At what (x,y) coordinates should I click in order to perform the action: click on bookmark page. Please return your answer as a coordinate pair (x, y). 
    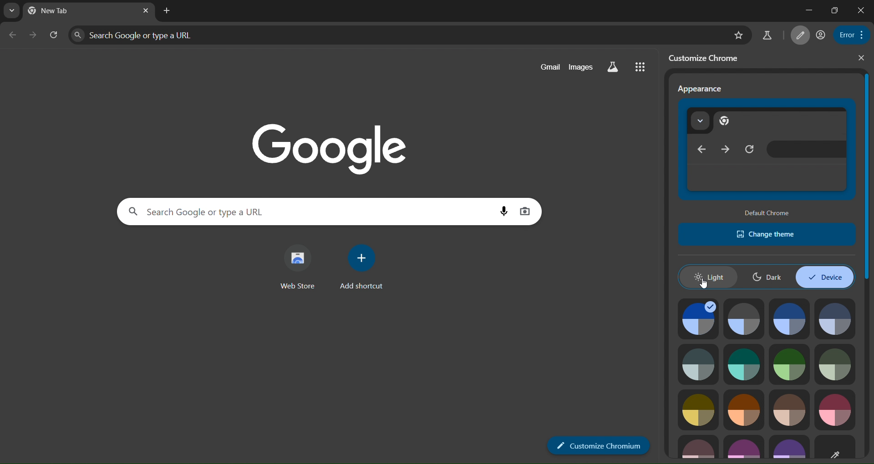
    Looking at the image, I should click on (767, 35).